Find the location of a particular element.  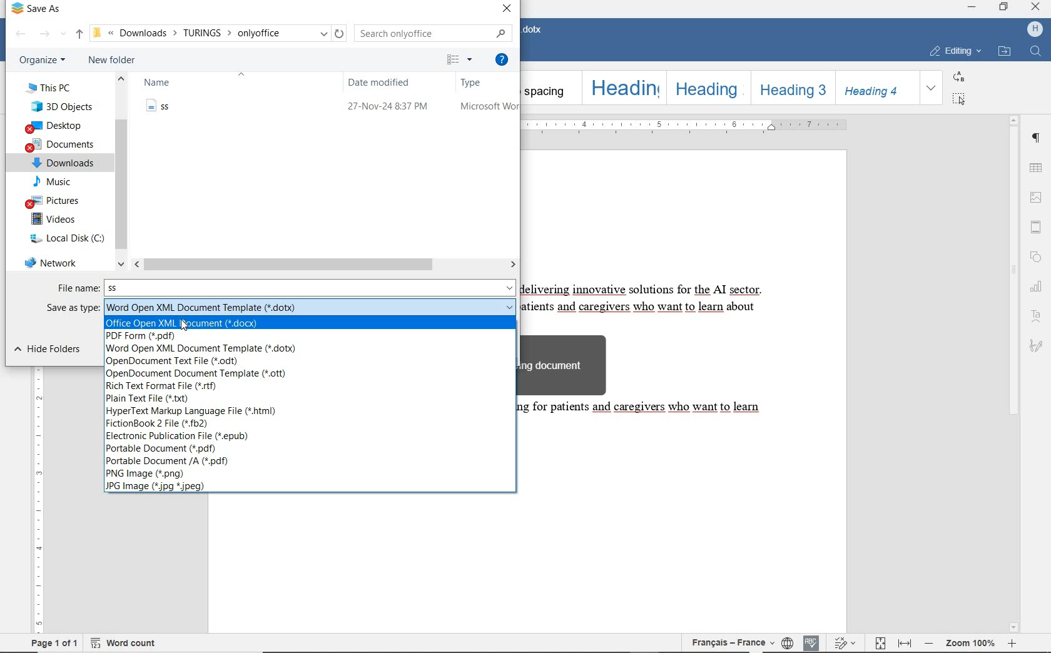

HIDE FOLDER is located at coordinates (52, 350).